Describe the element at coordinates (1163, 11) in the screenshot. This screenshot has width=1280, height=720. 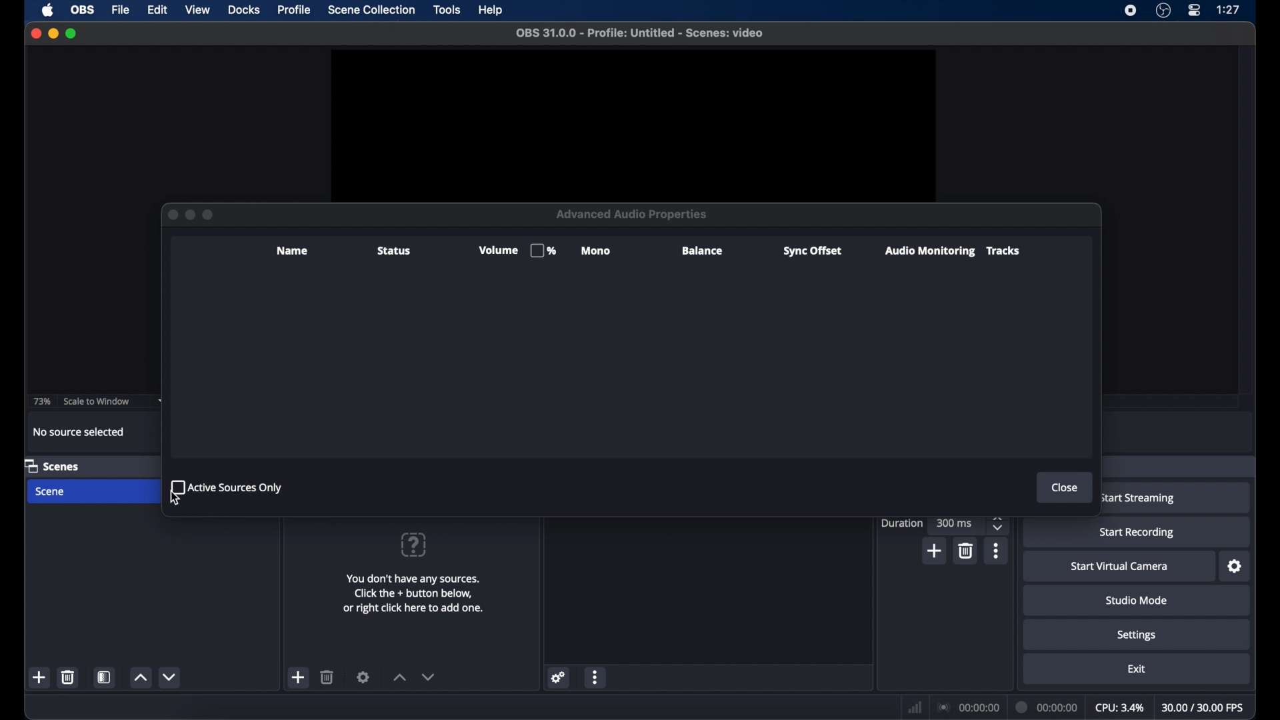
I see `obs studio` at that location.